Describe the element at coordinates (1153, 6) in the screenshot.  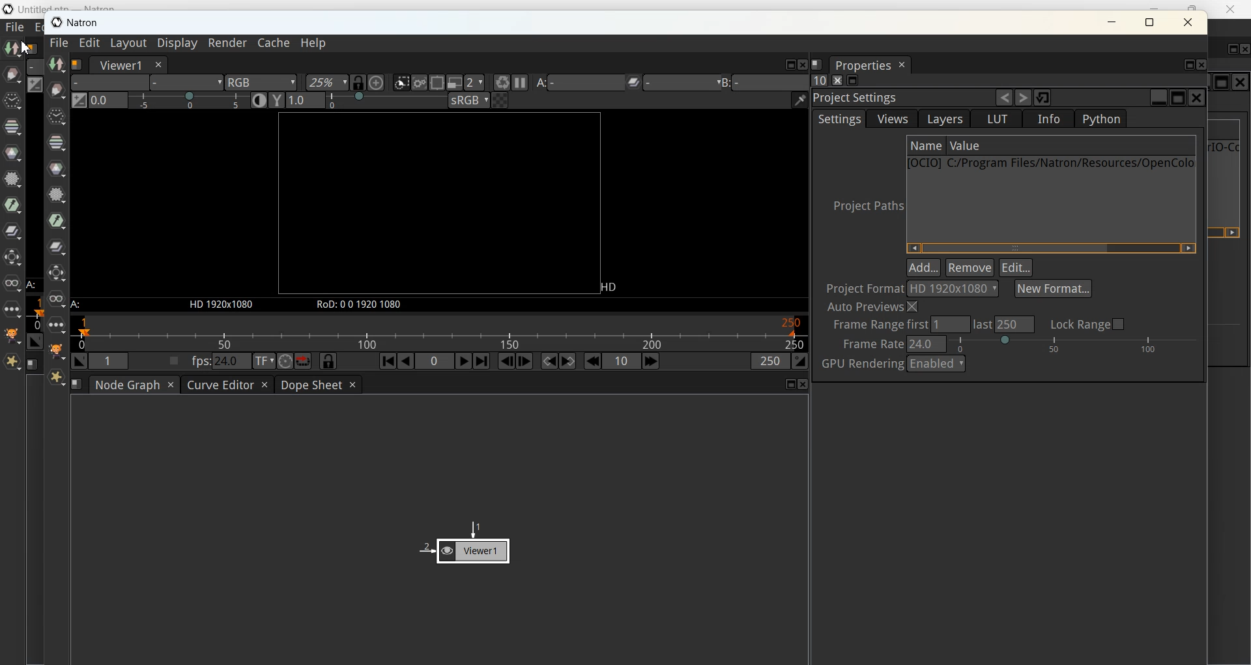
I see `Minimize` at that location.